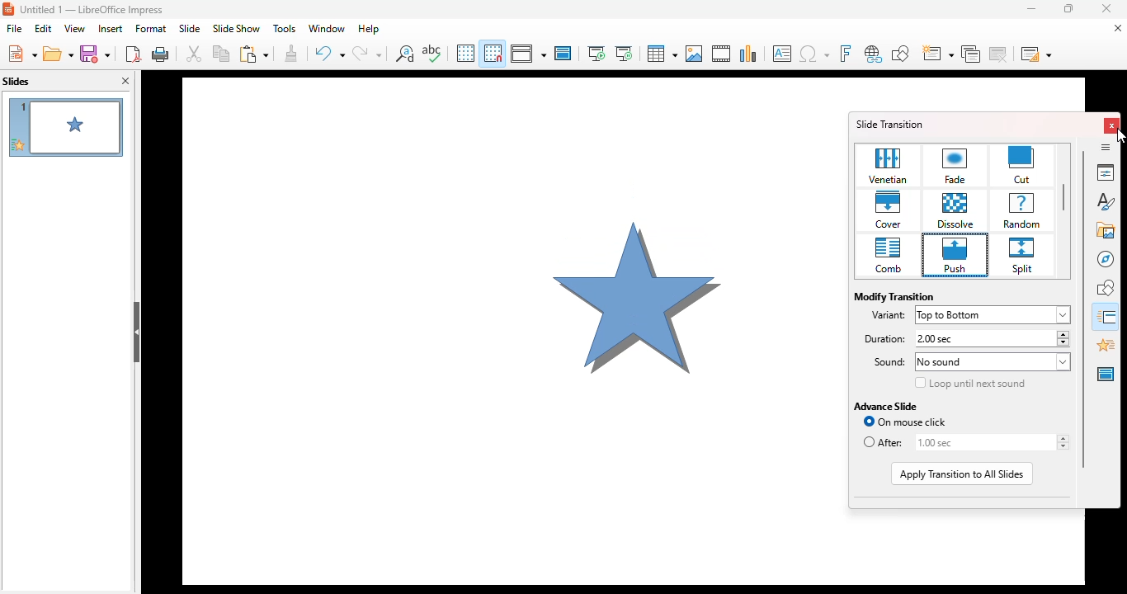  I want to click on navigator, so click(1106, 259).